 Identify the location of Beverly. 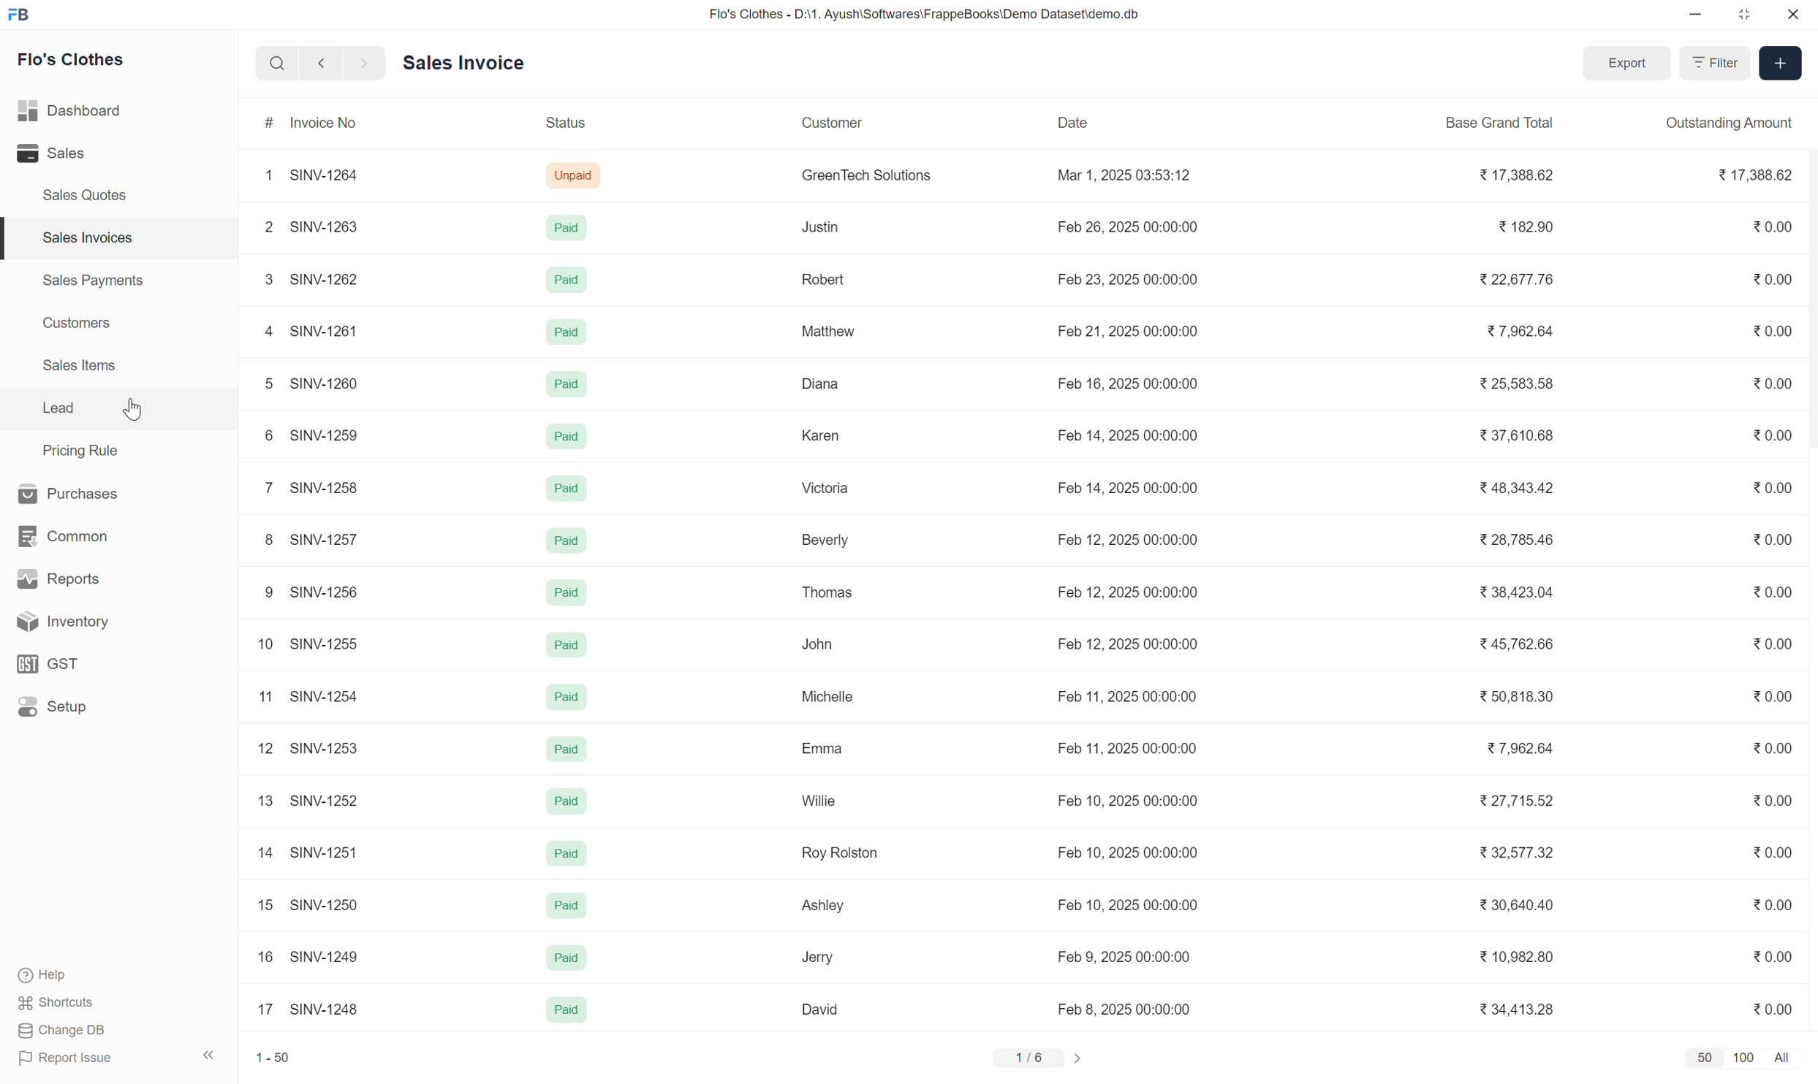
(816, 541).